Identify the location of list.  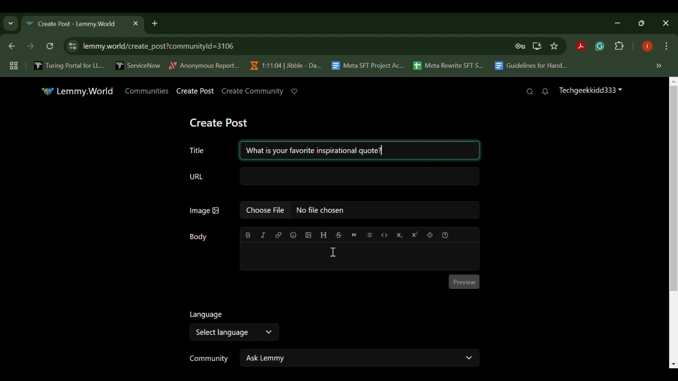
(370, 234).